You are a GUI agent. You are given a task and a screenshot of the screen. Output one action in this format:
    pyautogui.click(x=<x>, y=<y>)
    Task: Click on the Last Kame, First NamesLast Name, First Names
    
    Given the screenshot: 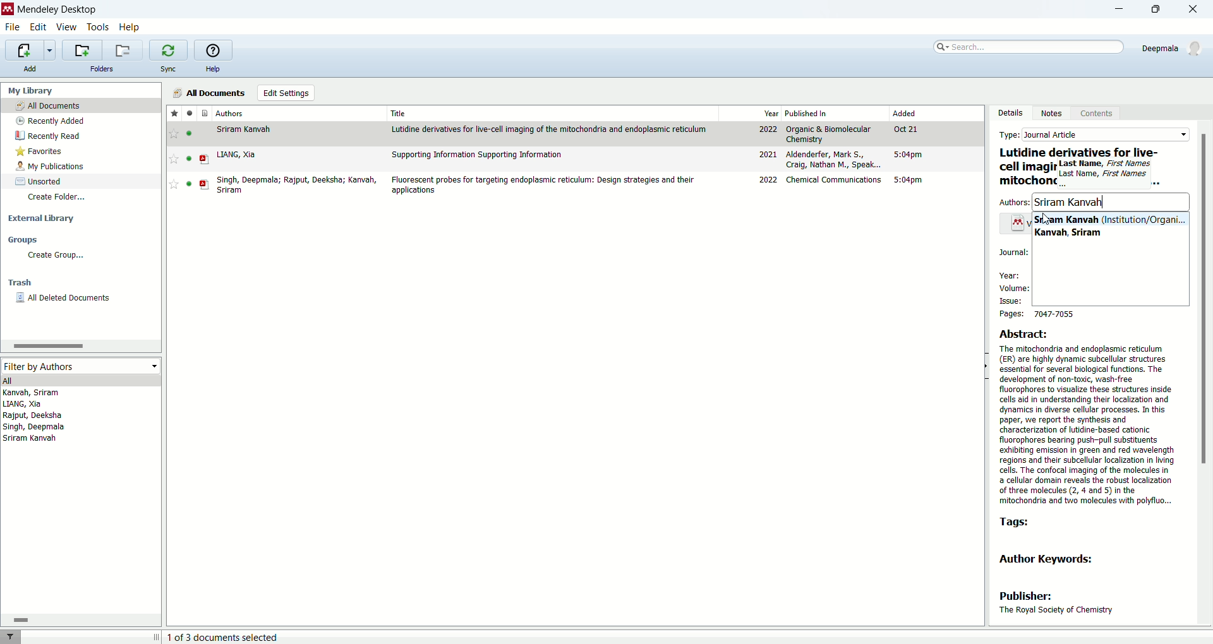 What is the action you would take?
    pyautogui.click(x=1105, y=174)
    